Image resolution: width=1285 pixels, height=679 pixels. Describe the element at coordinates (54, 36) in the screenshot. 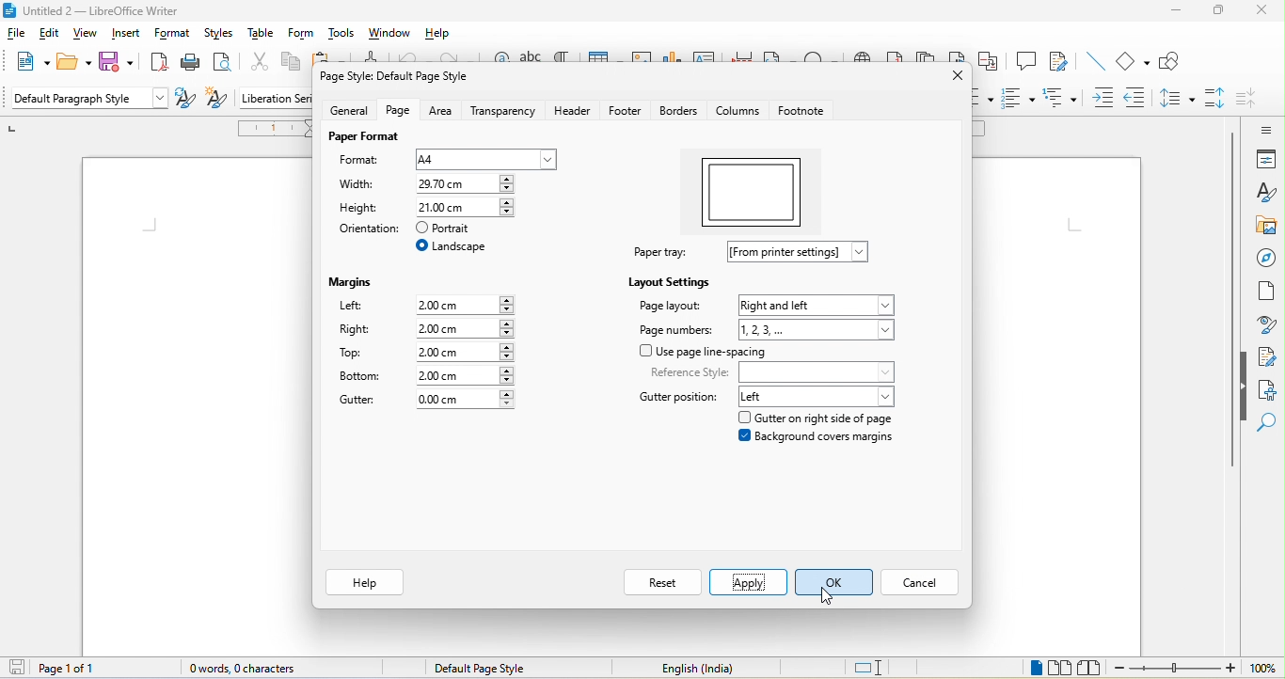

I see `edit` at that location.